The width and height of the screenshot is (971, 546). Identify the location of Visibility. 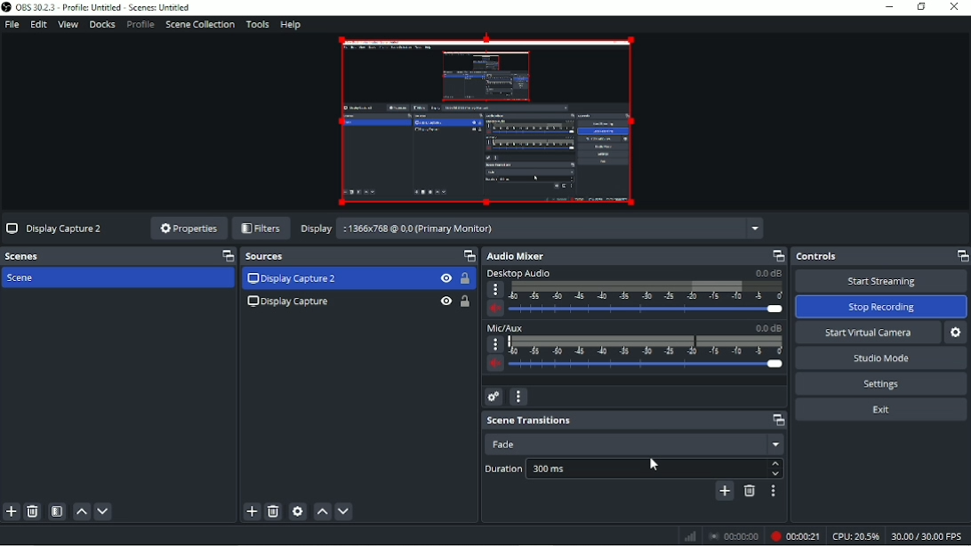
(446, 277).